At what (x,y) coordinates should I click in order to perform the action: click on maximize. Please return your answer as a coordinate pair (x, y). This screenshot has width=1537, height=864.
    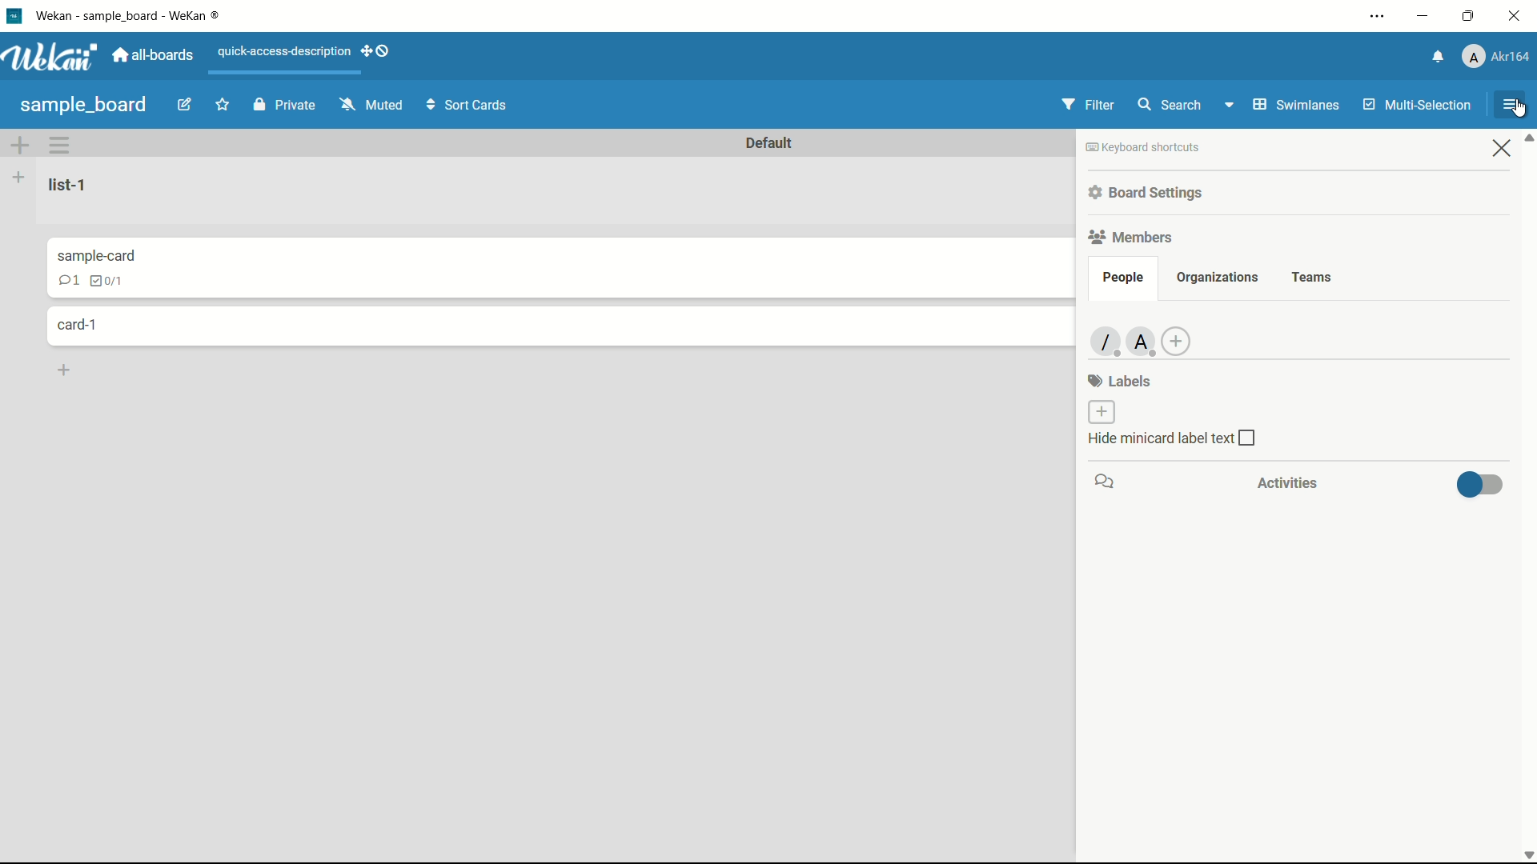
    Looking at the image, I should click on (1471, 17).